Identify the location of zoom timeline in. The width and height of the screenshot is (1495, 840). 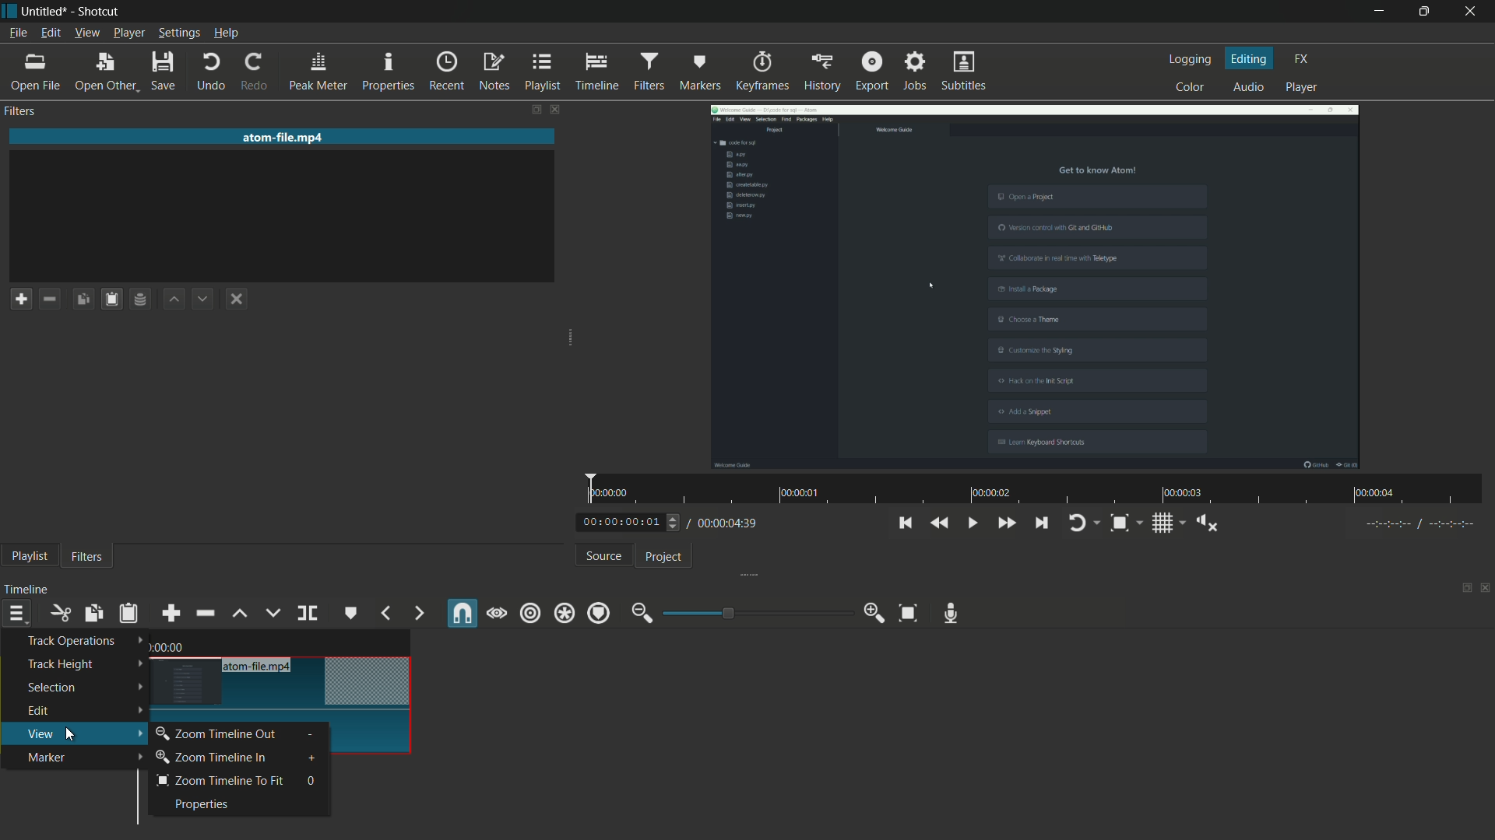
(217, 759).